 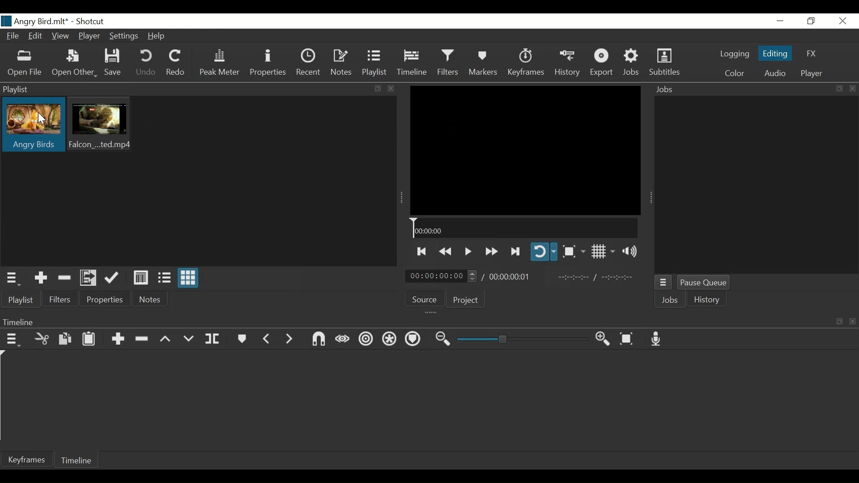 What do you see at coordinates (632, 64) in the screenshot?
I see `Jobs` at bounding box center [632, 64].